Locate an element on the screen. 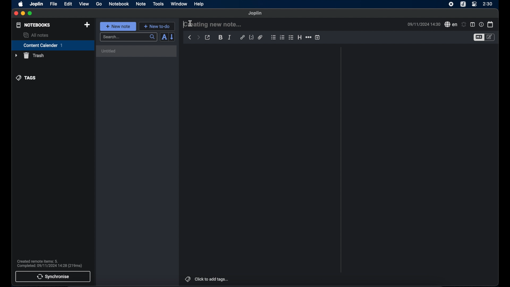  tools is located at coordinates (158, 4).